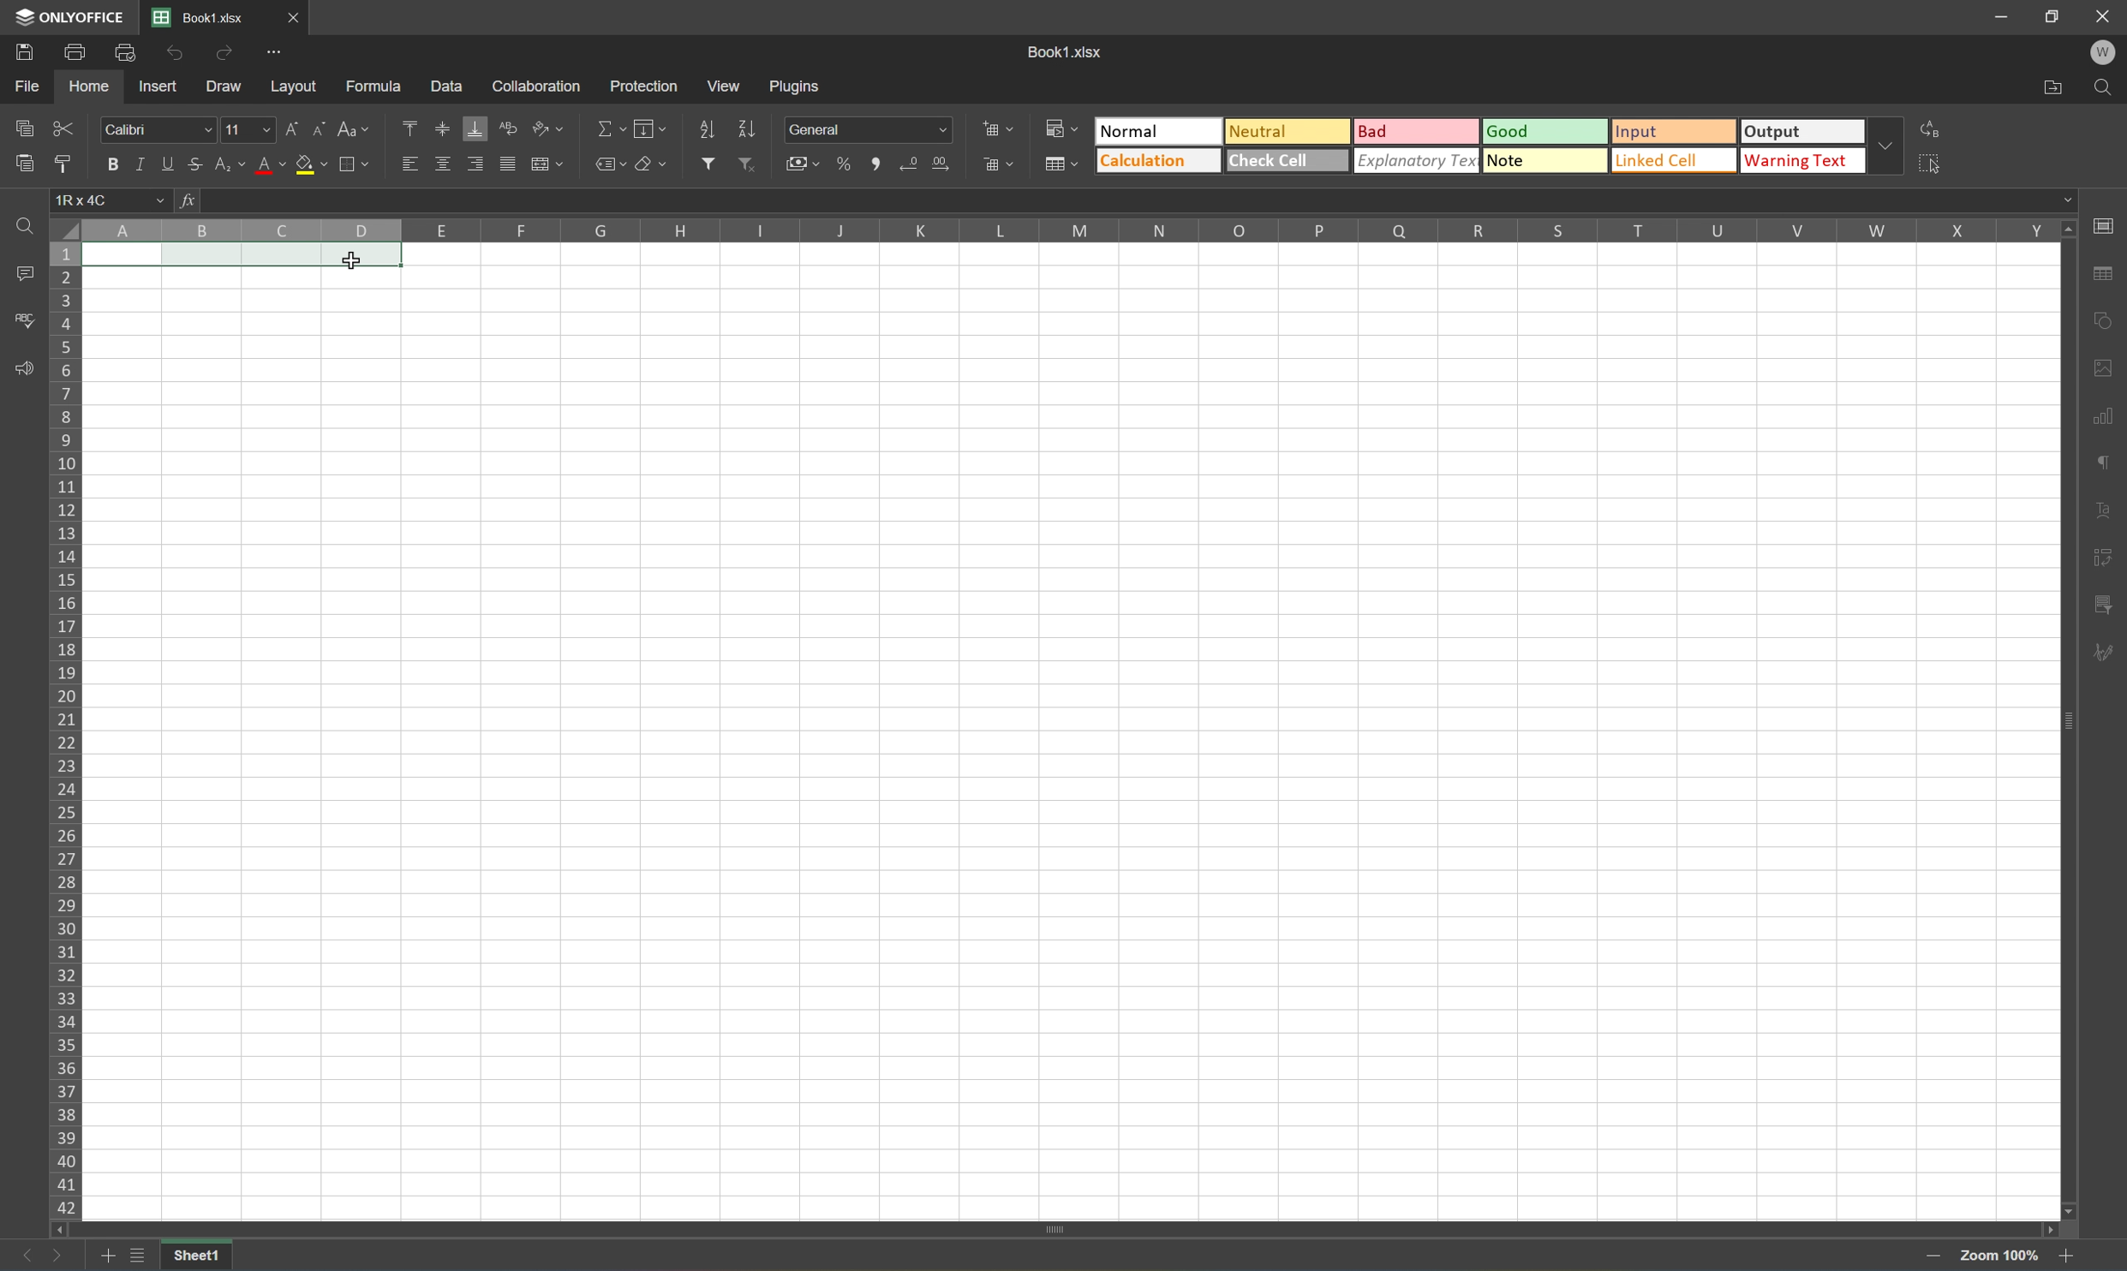  What do you see at coordinates (746, 128) in the screenshot?
I see `Sort descending` at bounding box center [746, 128].